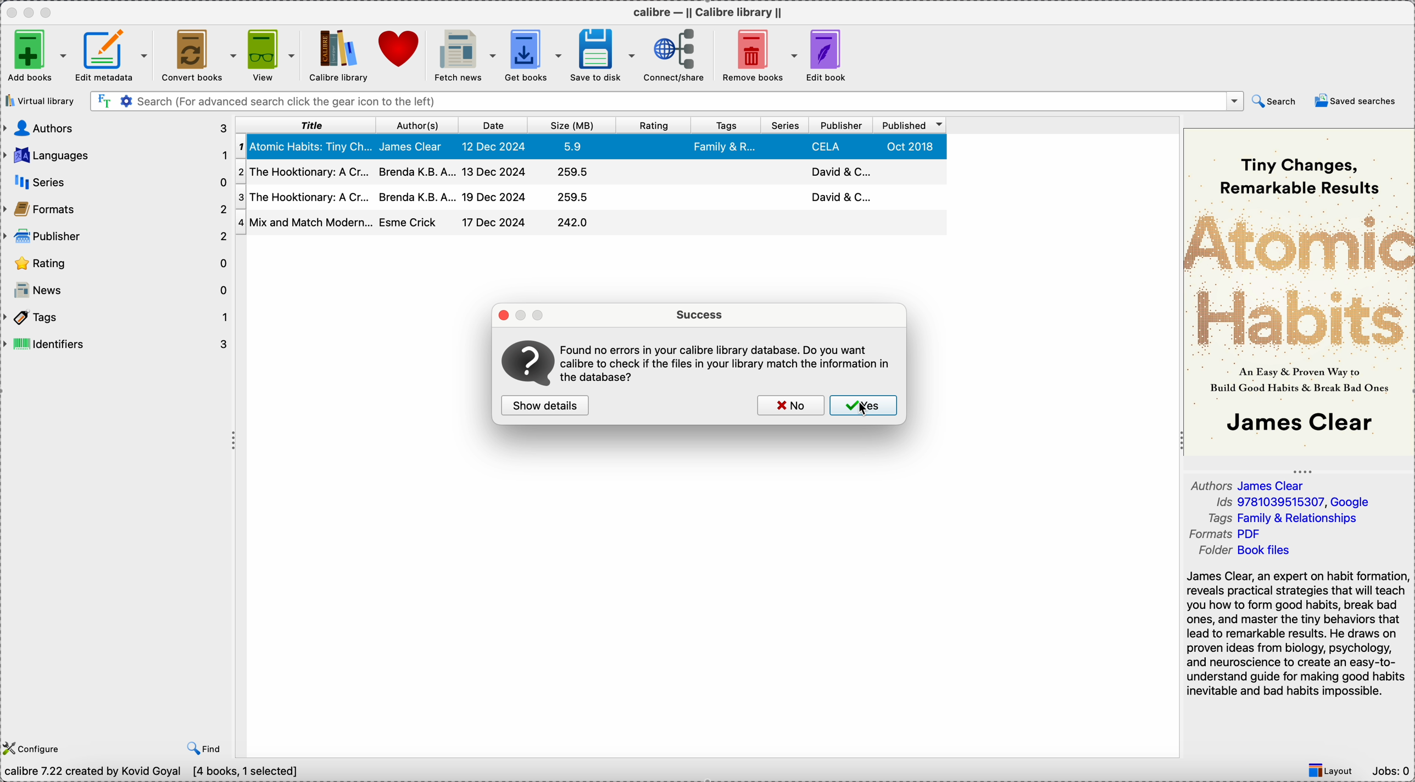 Image resolution: width=1415 pixels, height=782 pixels. I want to click on authors, so click(1248, 485).